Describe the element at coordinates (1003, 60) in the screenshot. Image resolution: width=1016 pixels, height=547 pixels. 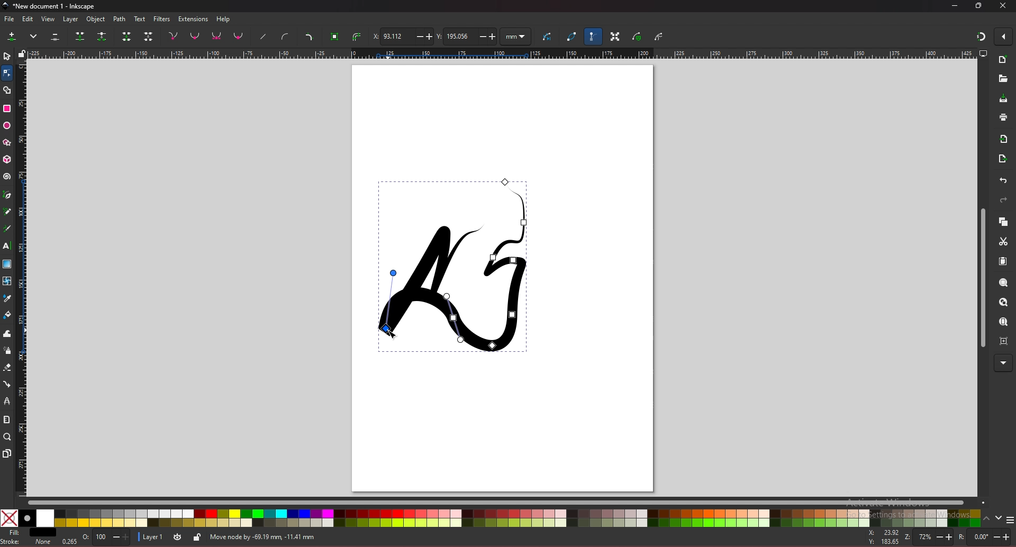
I see `new` at that location.